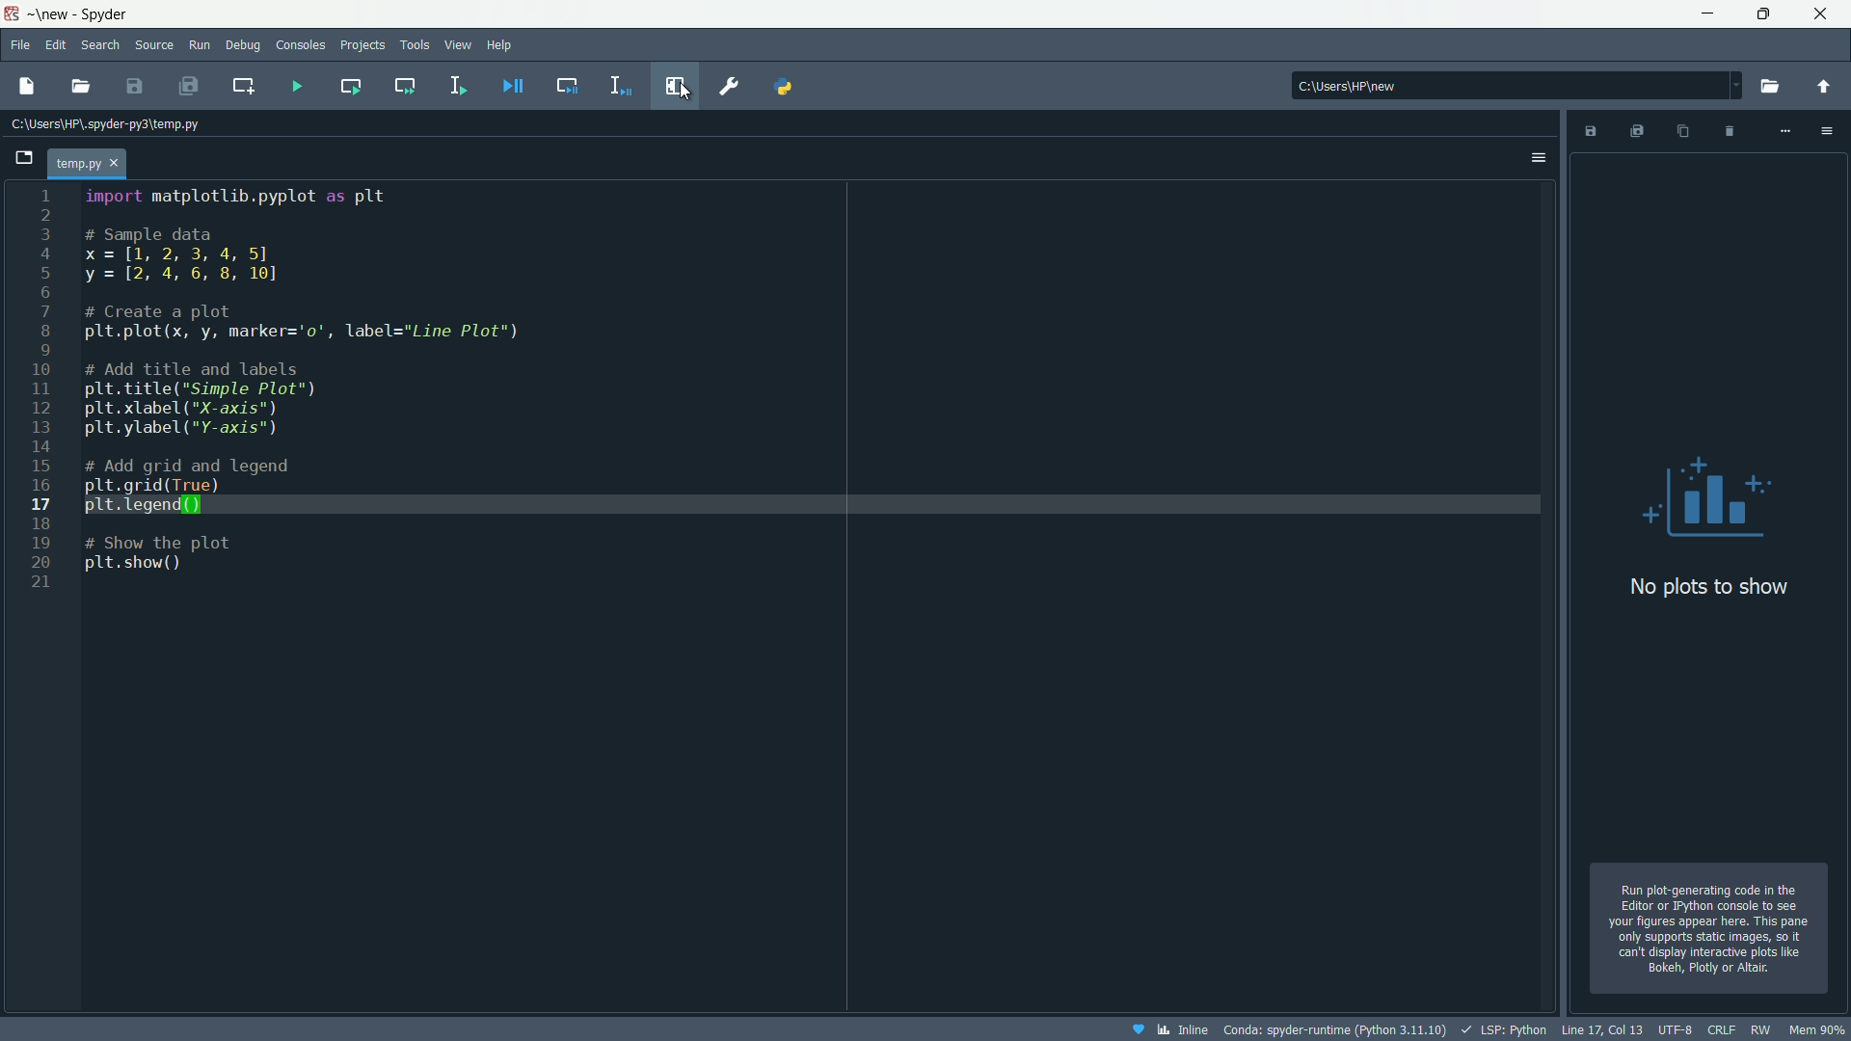  I want to click on close, so click(118, 163).